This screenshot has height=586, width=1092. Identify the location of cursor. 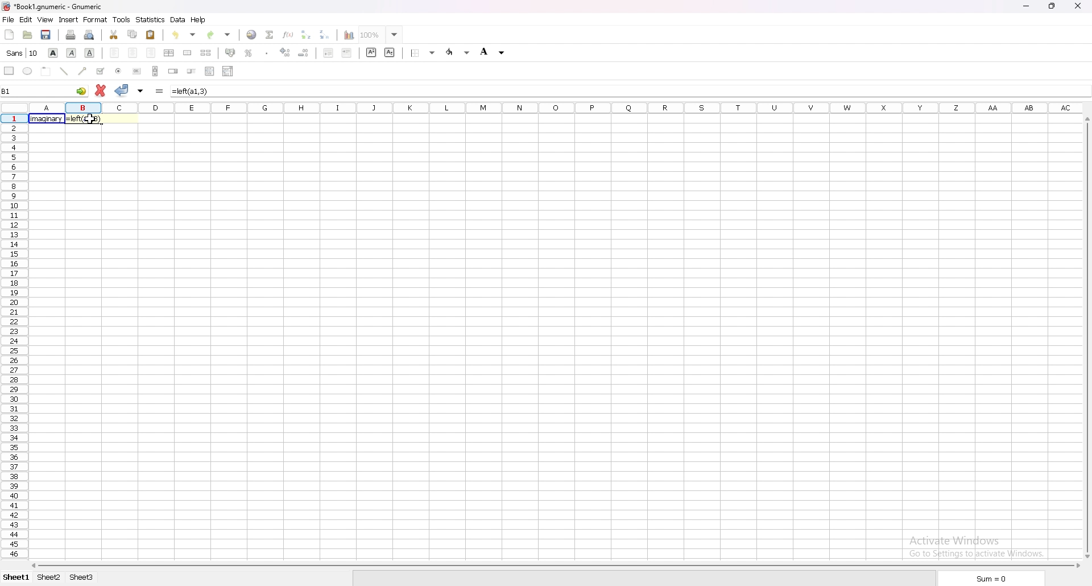
(92, 121).